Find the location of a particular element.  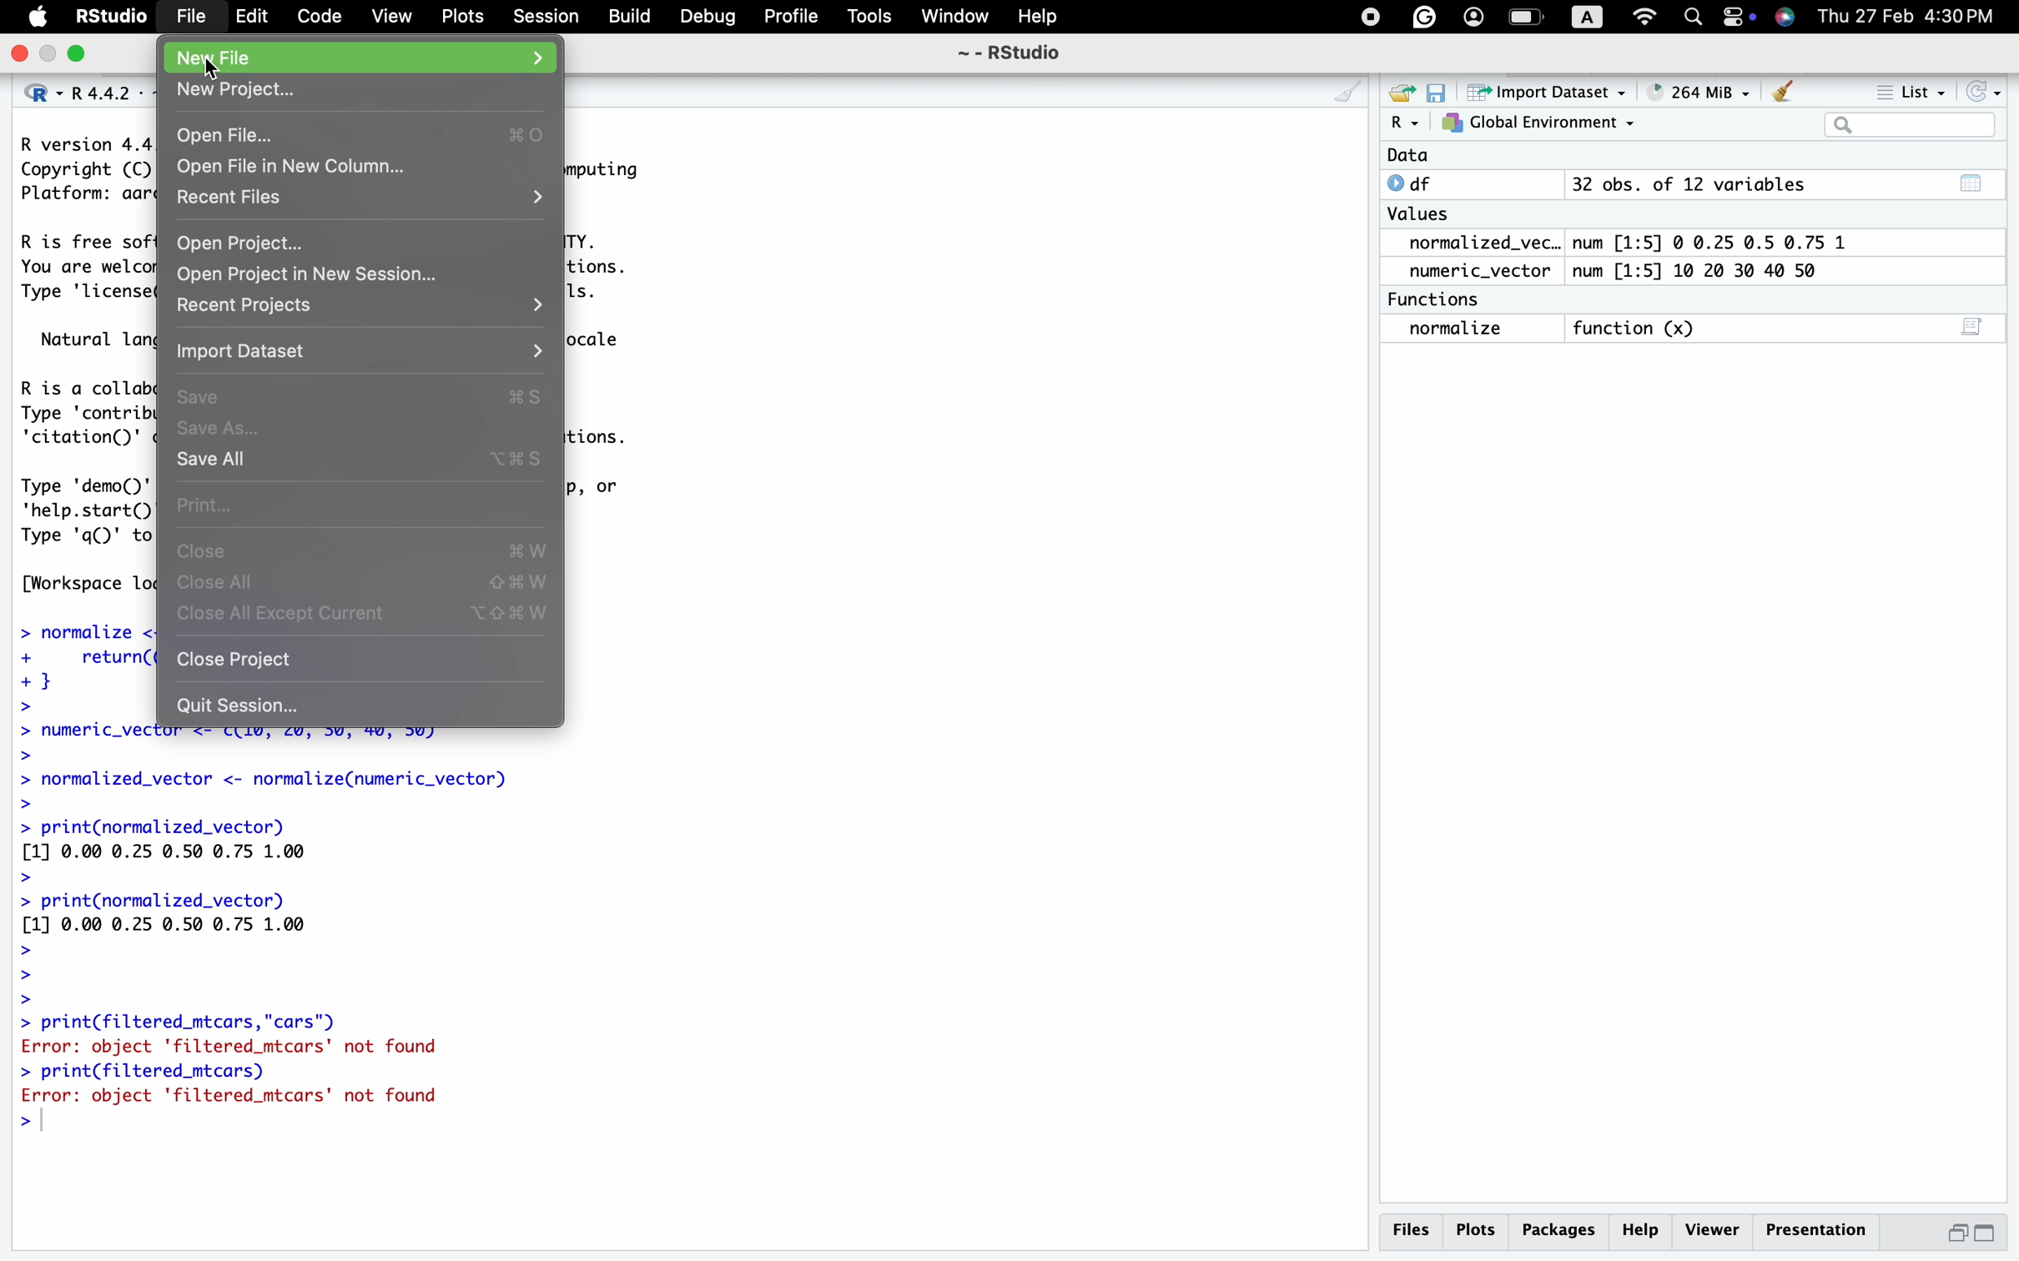

tools is located at coordinates (871, 16).